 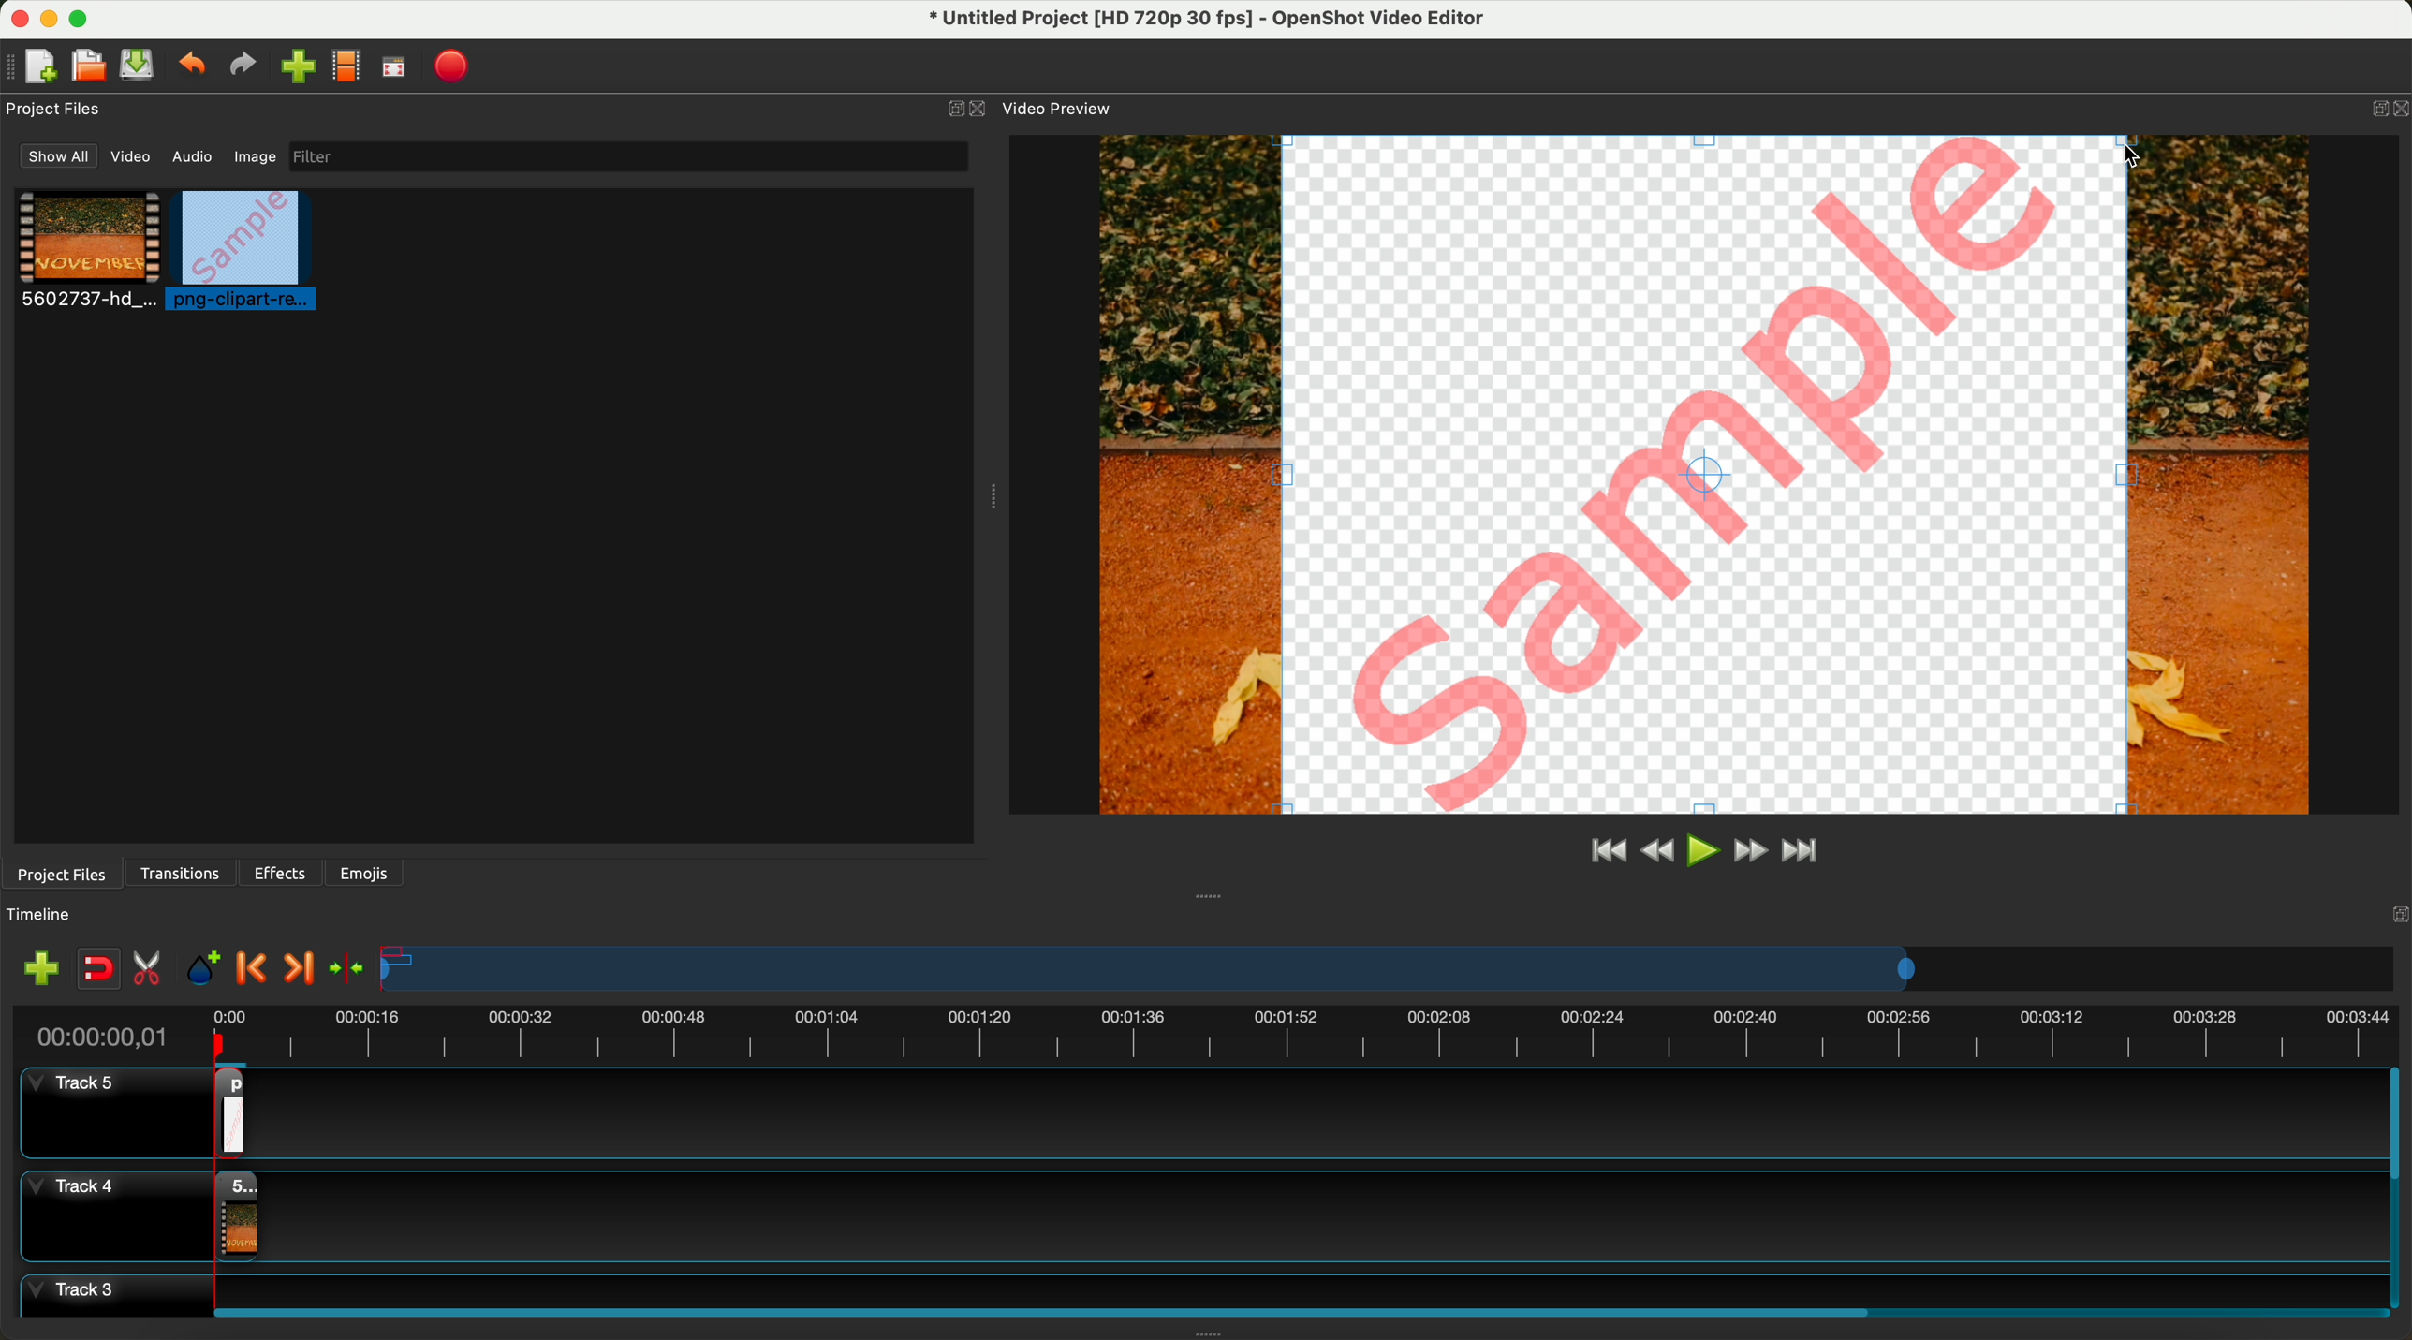 What do you see at coordinates (183, 874) in the screenshot?
I see `transitions` at bounding box center [183, 874].